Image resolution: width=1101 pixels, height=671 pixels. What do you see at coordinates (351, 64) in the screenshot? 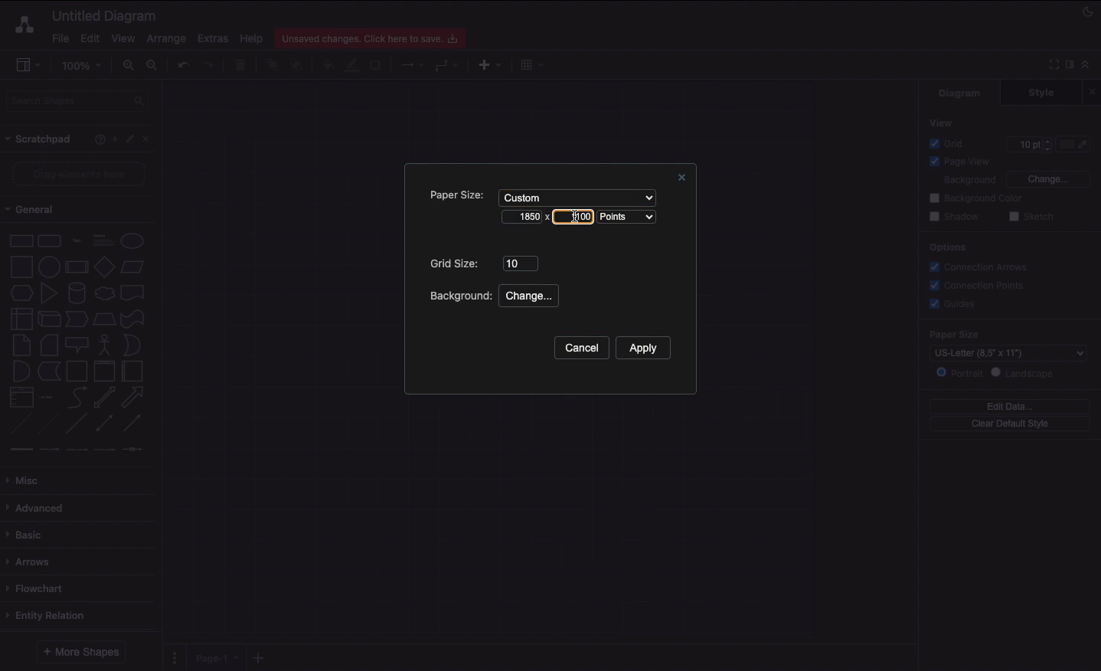
I see `Line color` at bounding box center [351, 64].